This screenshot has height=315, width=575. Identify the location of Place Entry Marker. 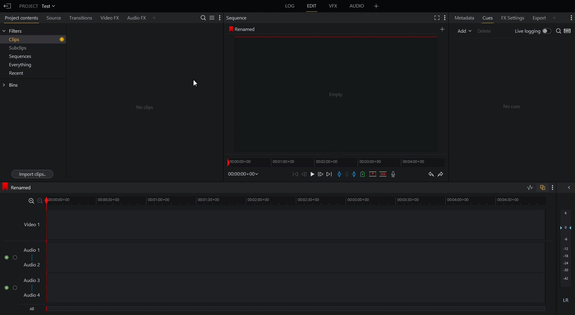
(340, 174).